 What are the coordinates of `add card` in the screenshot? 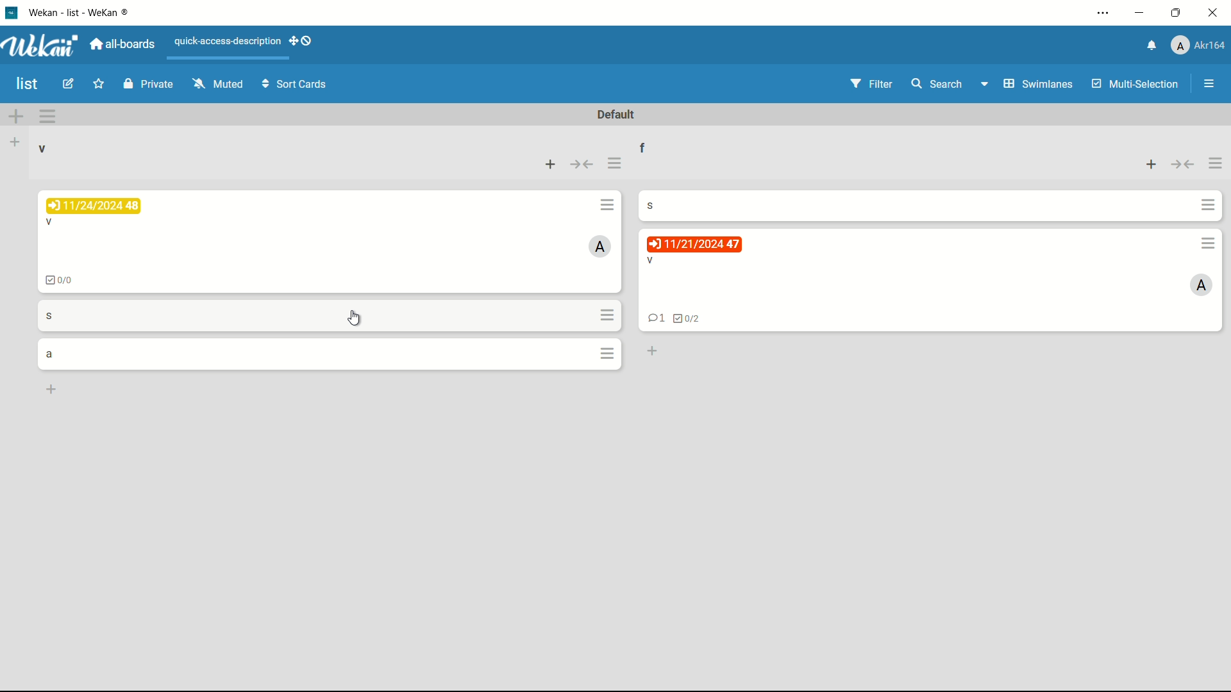 It's located at (51, 390).